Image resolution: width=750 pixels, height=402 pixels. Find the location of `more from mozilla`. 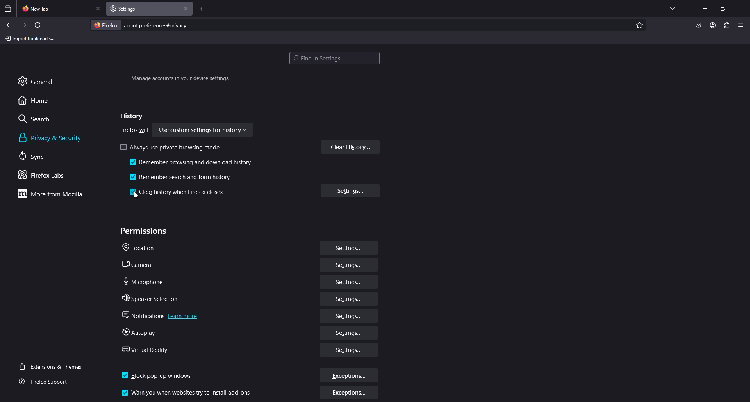

more from mozilla is located at coordinates (55, 194).